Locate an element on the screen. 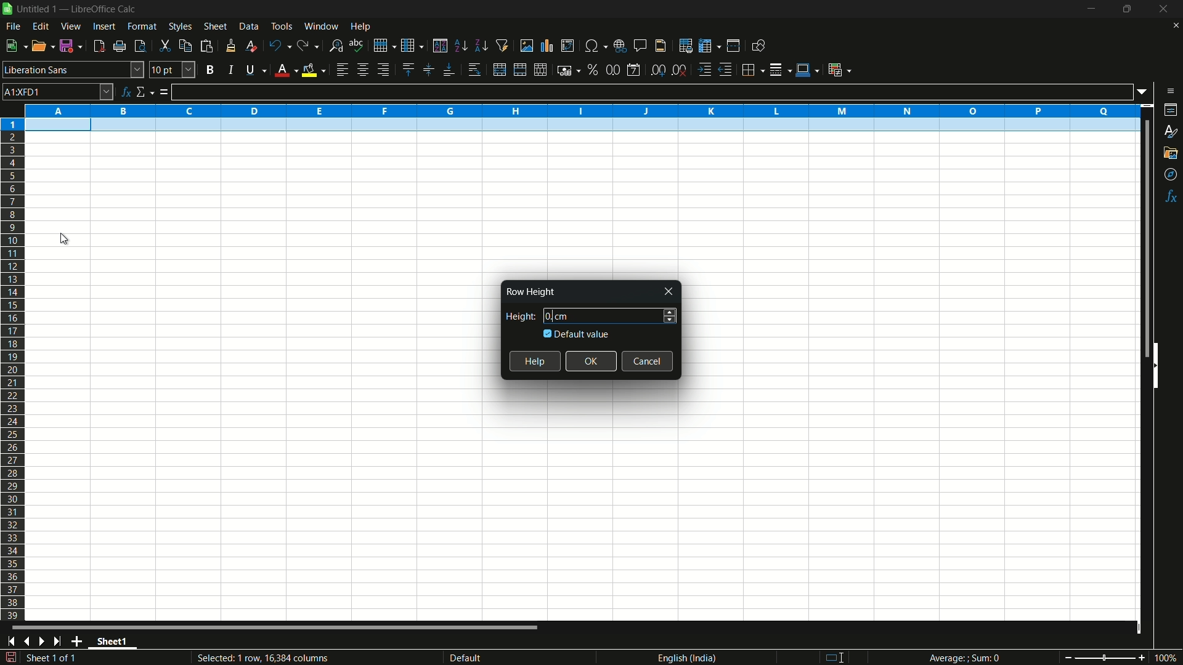  add sheet is located at coordinates (79, 641).